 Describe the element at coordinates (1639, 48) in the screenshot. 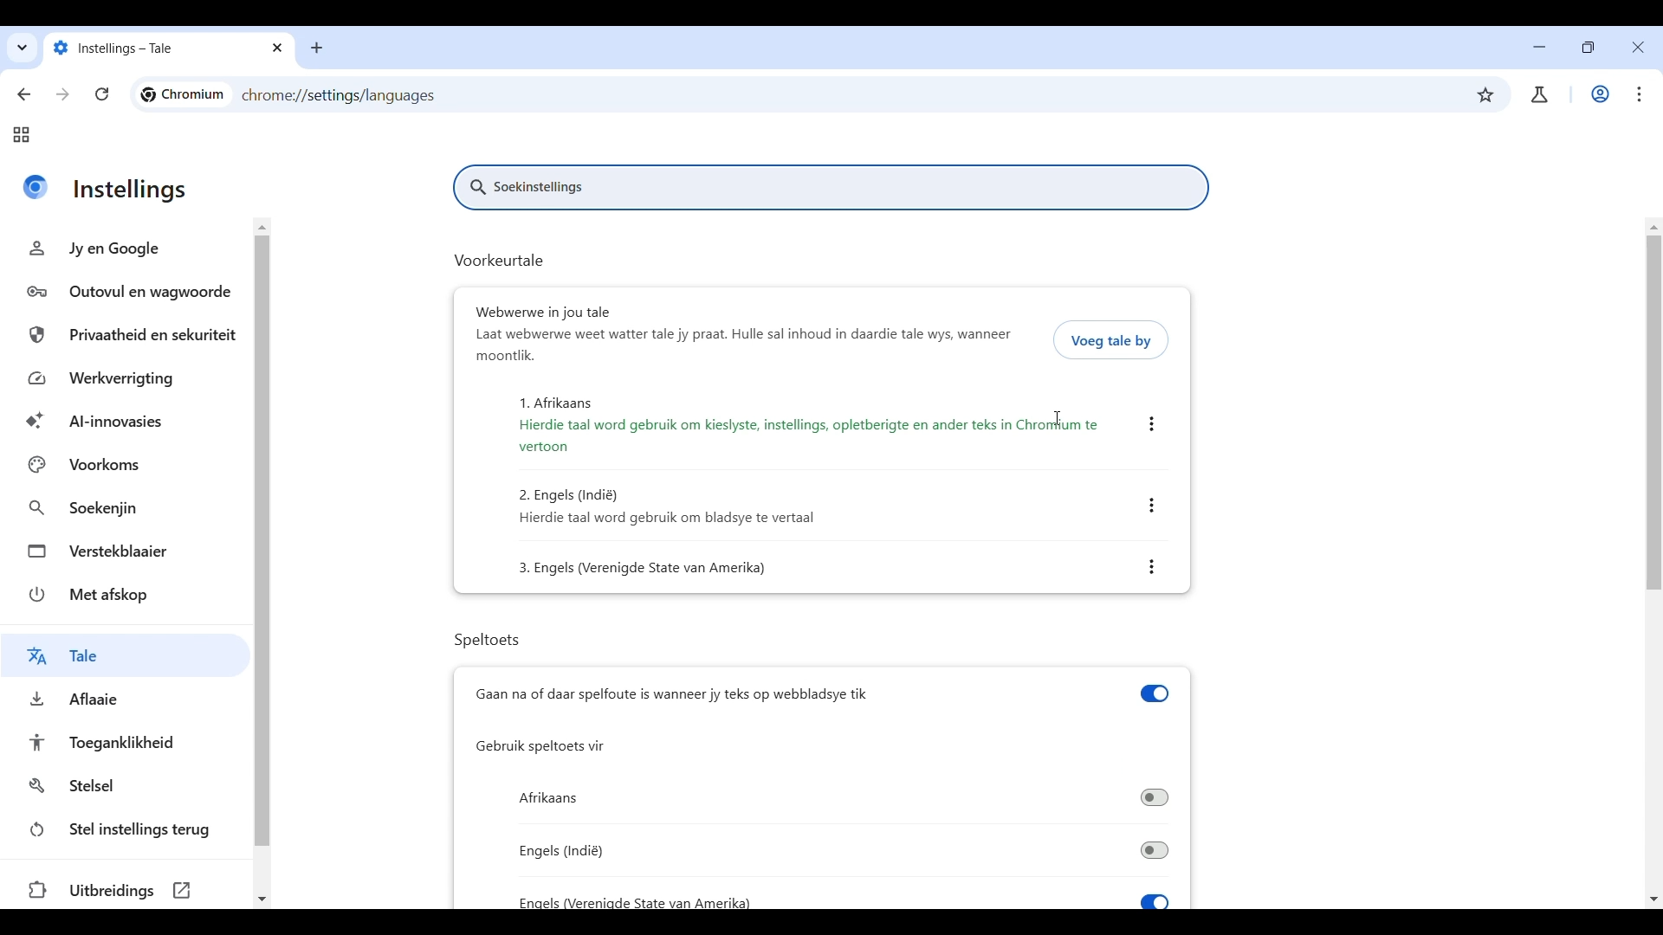

I see `Close interface` at that location.